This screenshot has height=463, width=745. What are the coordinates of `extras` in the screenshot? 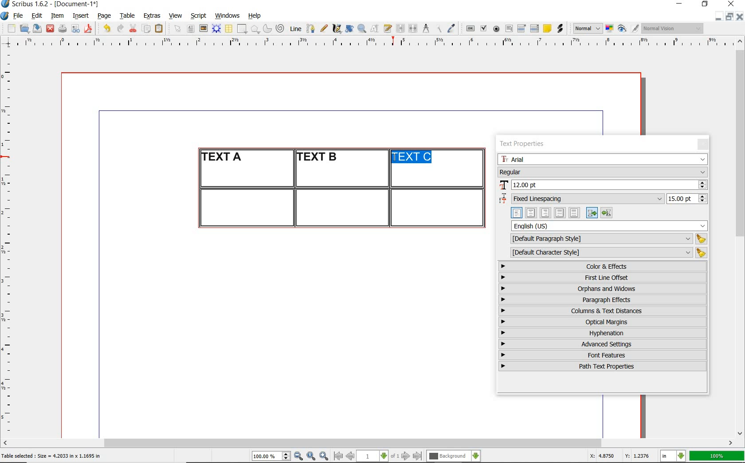 It's located at (152, 16).